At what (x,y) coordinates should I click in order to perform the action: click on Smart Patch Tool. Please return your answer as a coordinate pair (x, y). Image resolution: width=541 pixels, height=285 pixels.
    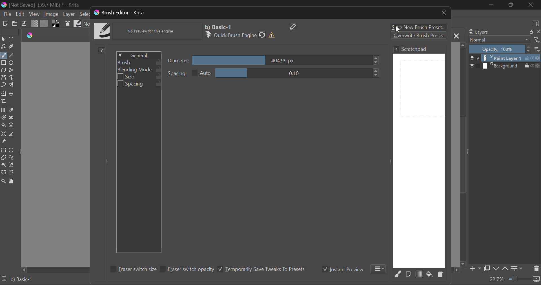
    Looking at the image, I should click on (12, 117).